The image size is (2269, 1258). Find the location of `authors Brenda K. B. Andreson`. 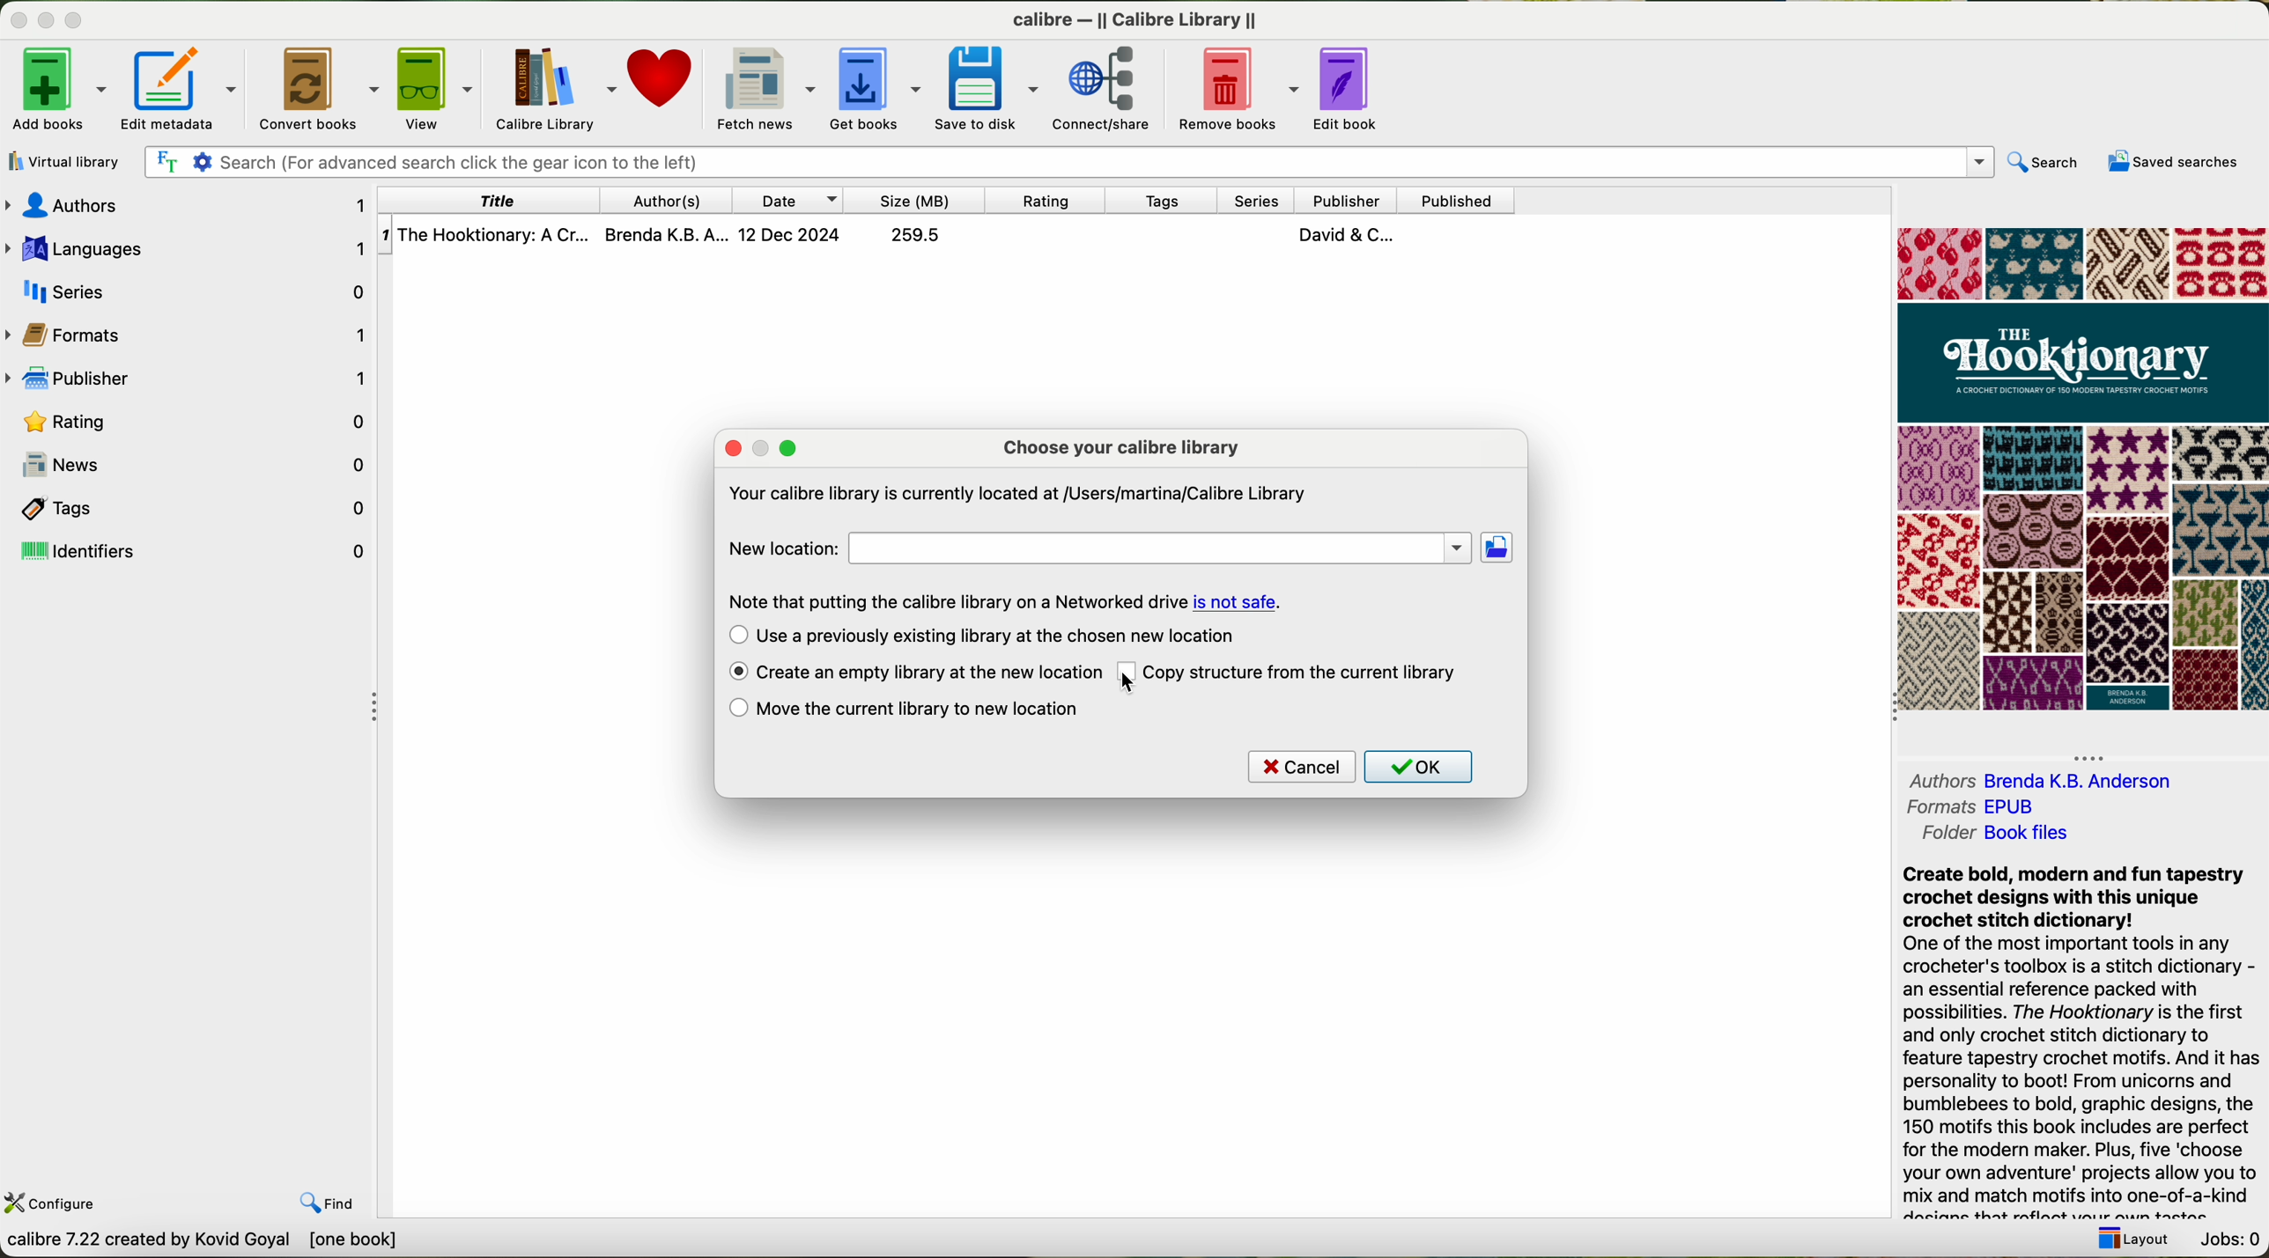

authors Brenda K. B. Andreson is located at coordinates (2039, 781).